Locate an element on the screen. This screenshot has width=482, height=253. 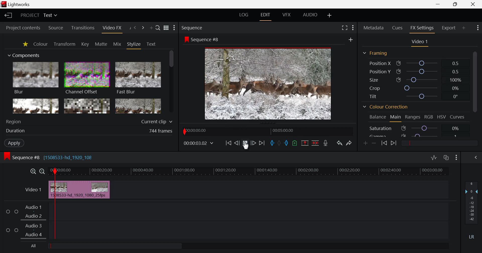
Framing Section is located at coordinates (375, 54).